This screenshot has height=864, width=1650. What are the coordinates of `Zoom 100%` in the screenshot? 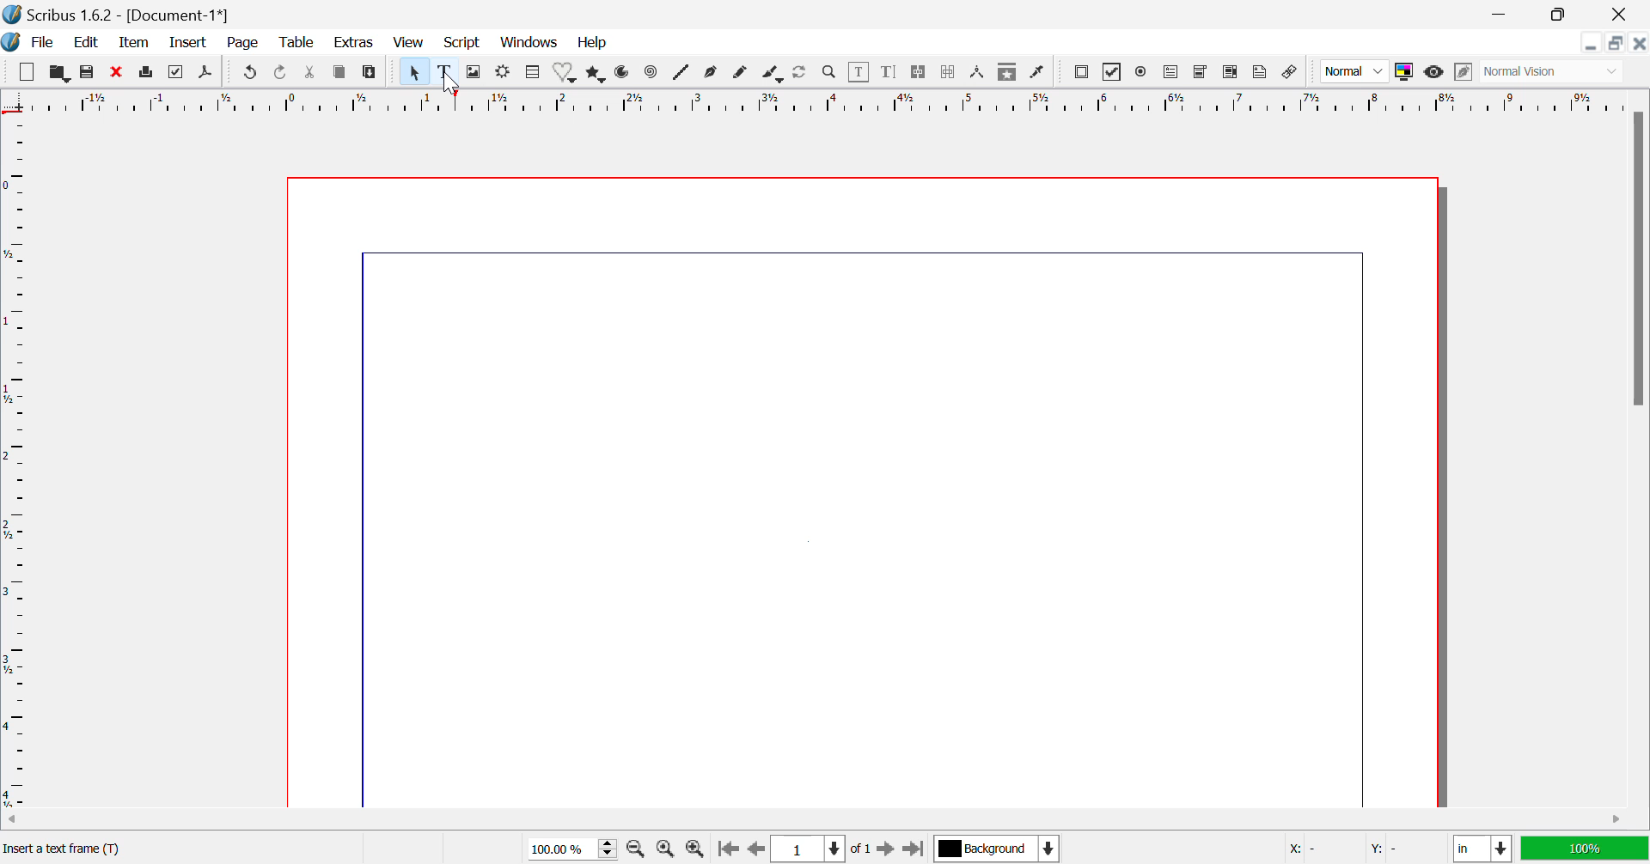 It's located at (574, 848).